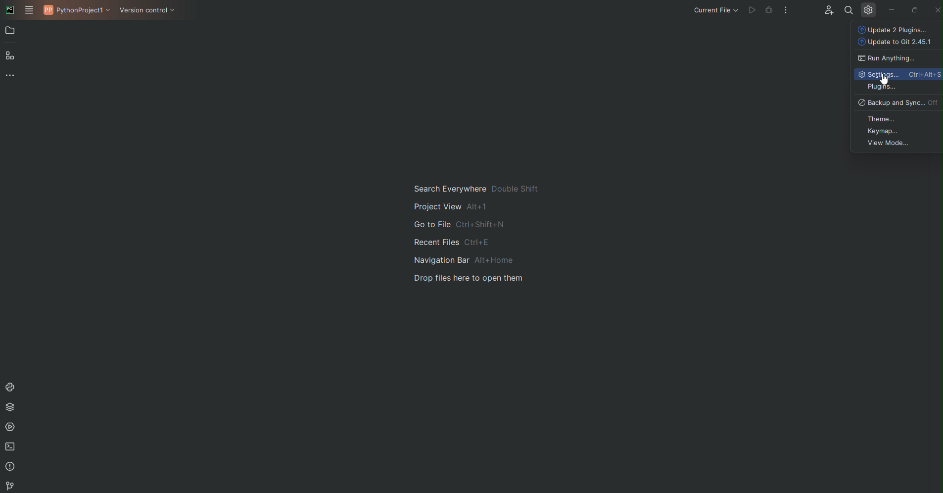  I want to click on project view, so click(449, 206).